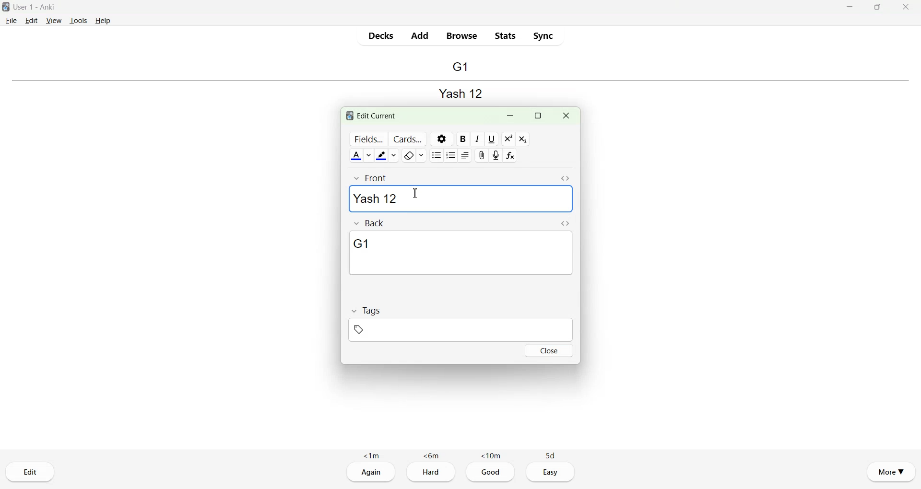 The height and width of the screenshot is (489, 921). What do you see at coordinates (441, 139) in the screenshot?
I see `Options` at bounding box center [441, 139].